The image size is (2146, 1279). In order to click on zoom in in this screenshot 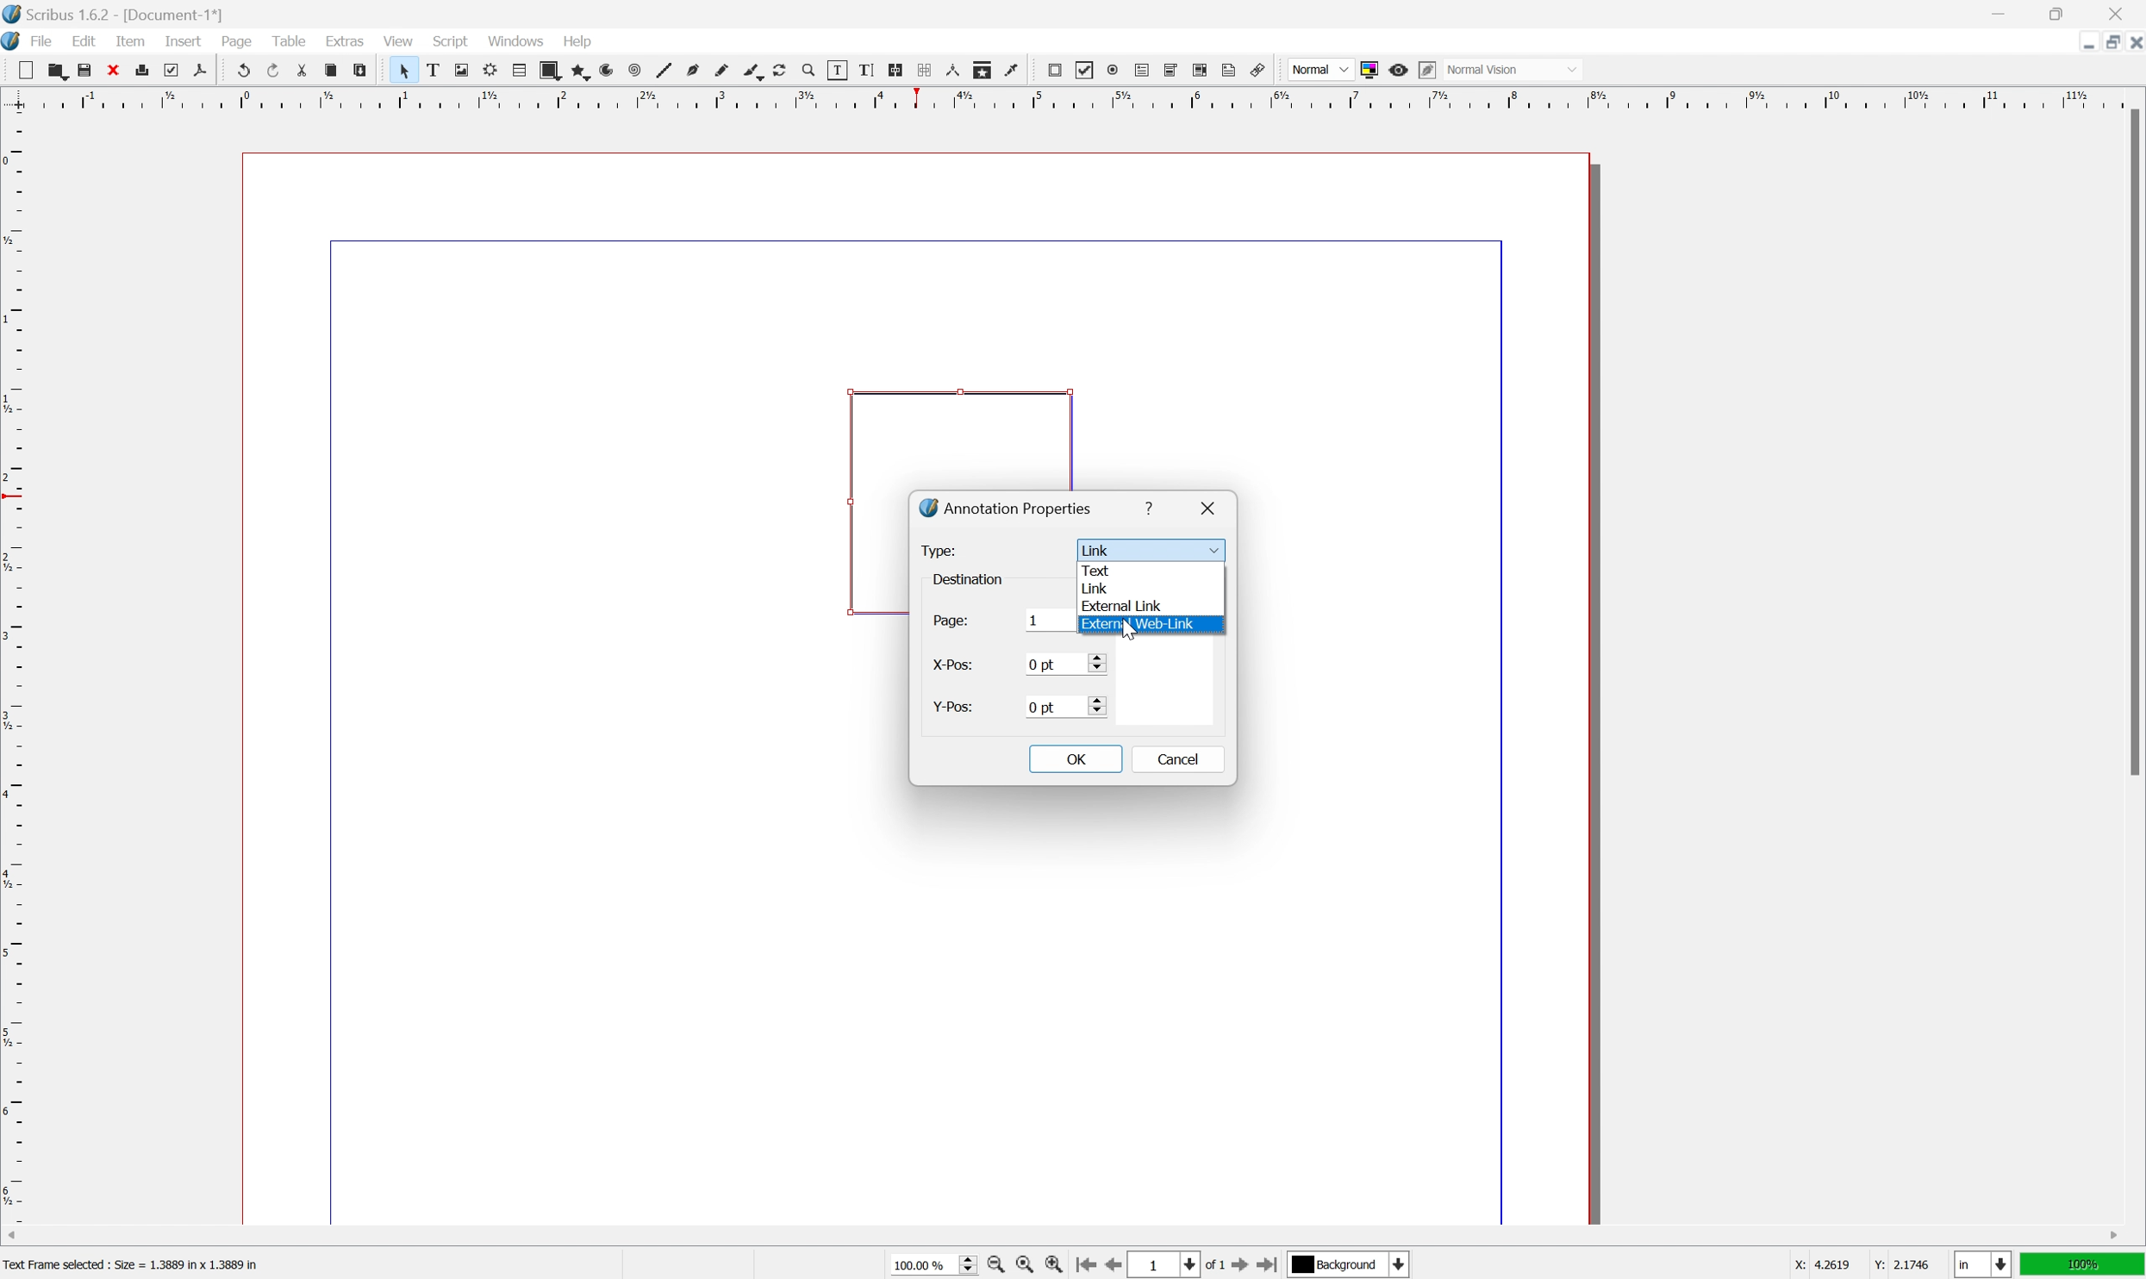, I will do `click(1053, 1264)`.